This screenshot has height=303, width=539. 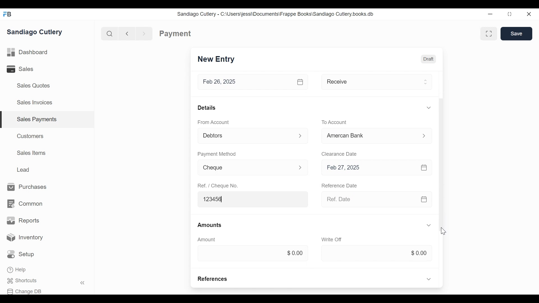 What do you see at coordinates (517, 33) in the screenshot?
I see `Save` at bounding box center [517, 33].